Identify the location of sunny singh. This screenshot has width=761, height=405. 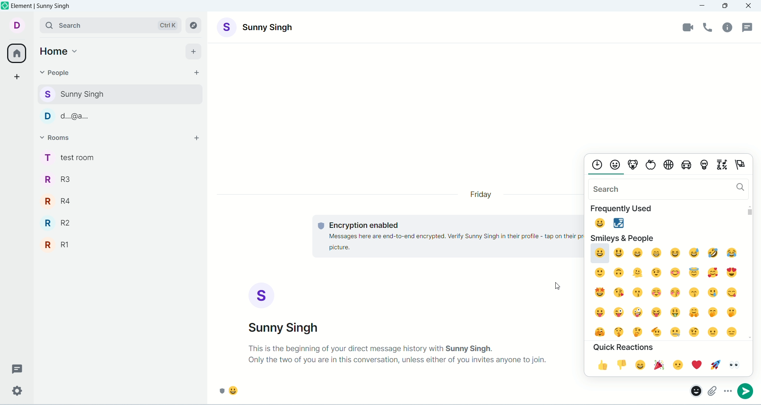
(118, 93).